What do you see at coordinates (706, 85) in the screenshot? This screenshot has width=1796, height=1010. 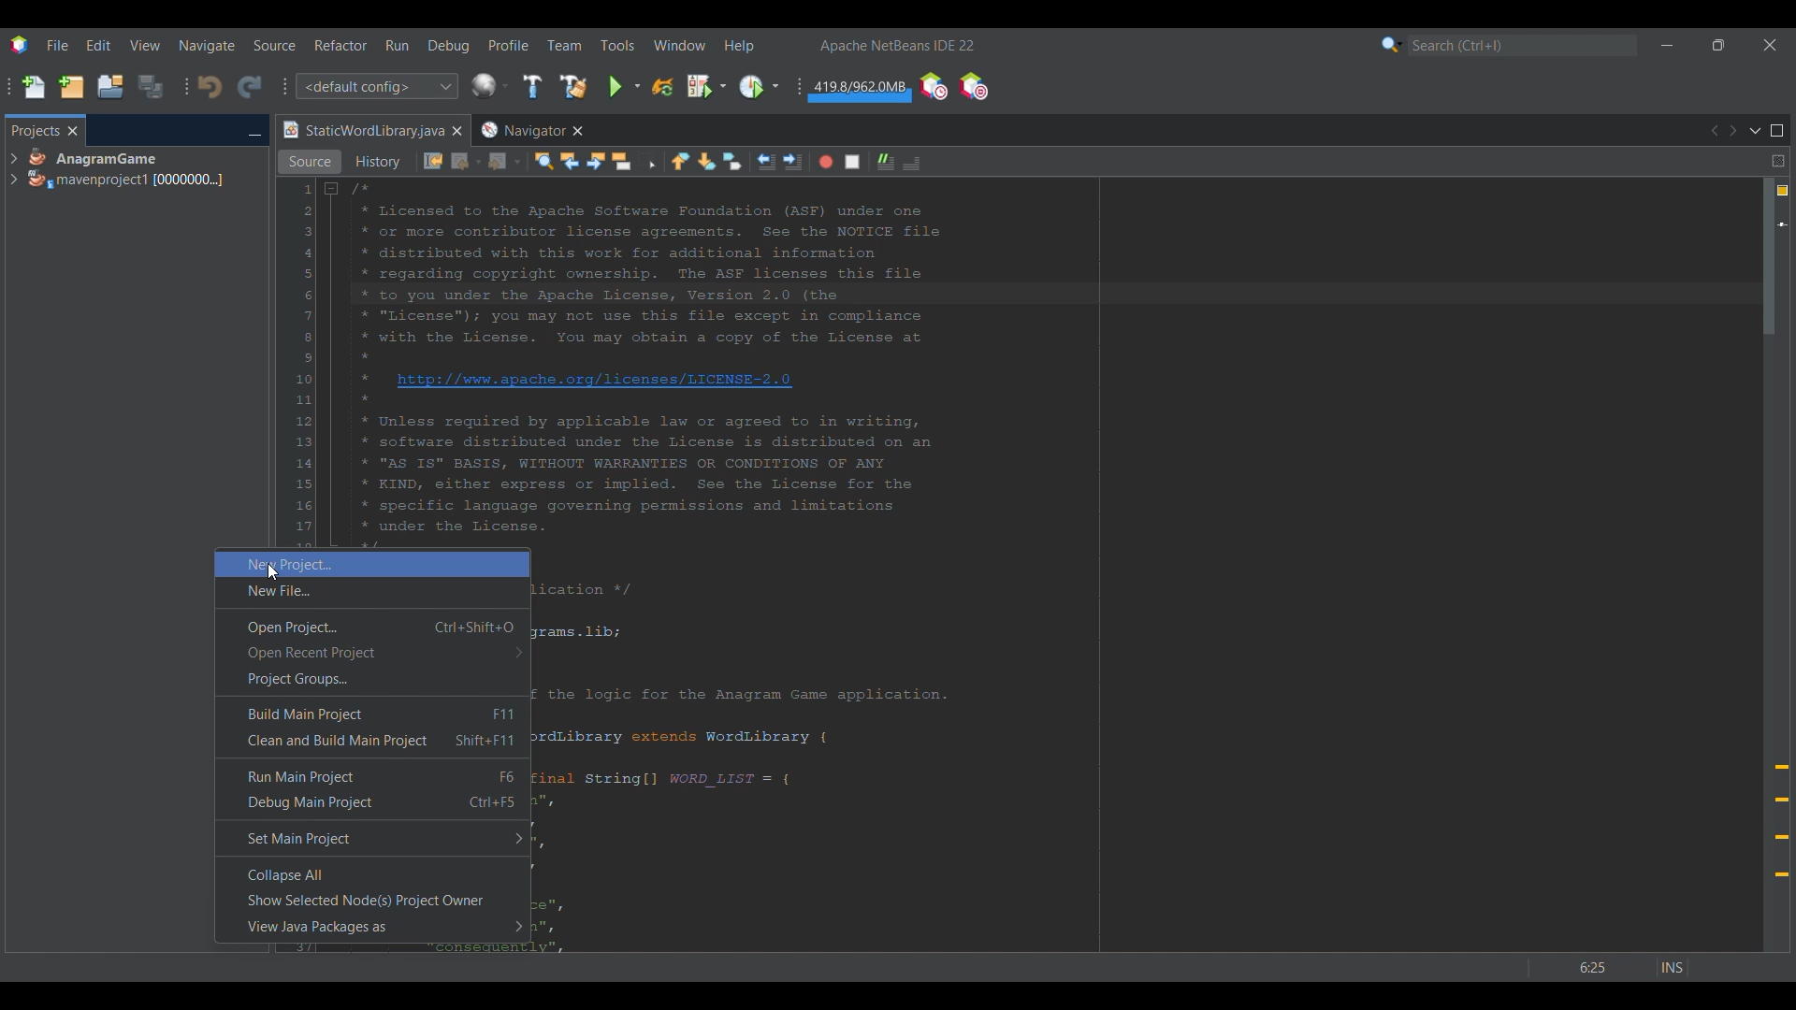 I see `Debug main project options` at bounding box center [706, 85].